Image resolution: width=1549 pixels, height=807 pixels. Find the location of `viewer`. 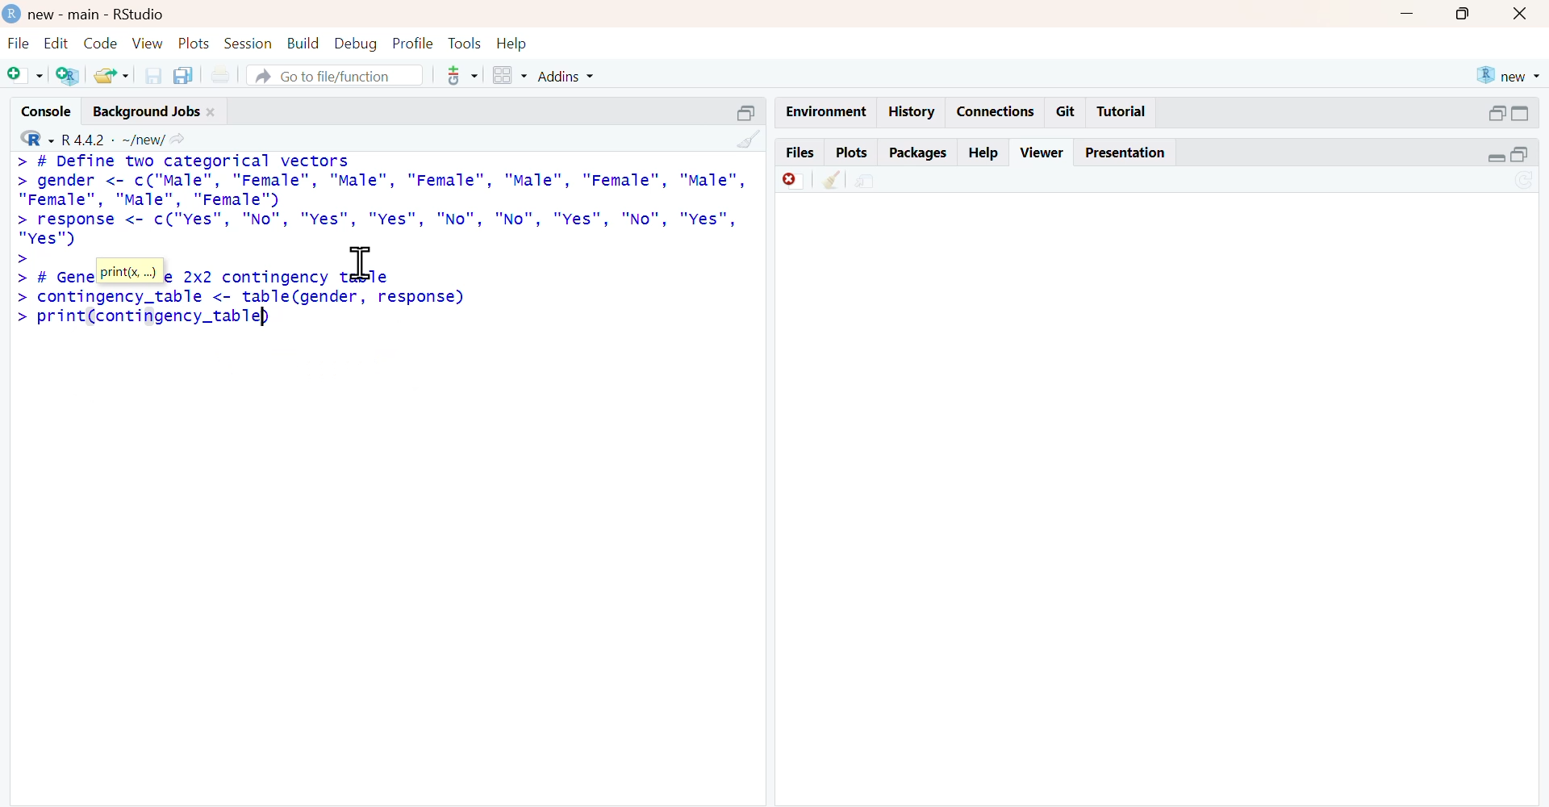

viewer is located at coordinates (1042, 153).